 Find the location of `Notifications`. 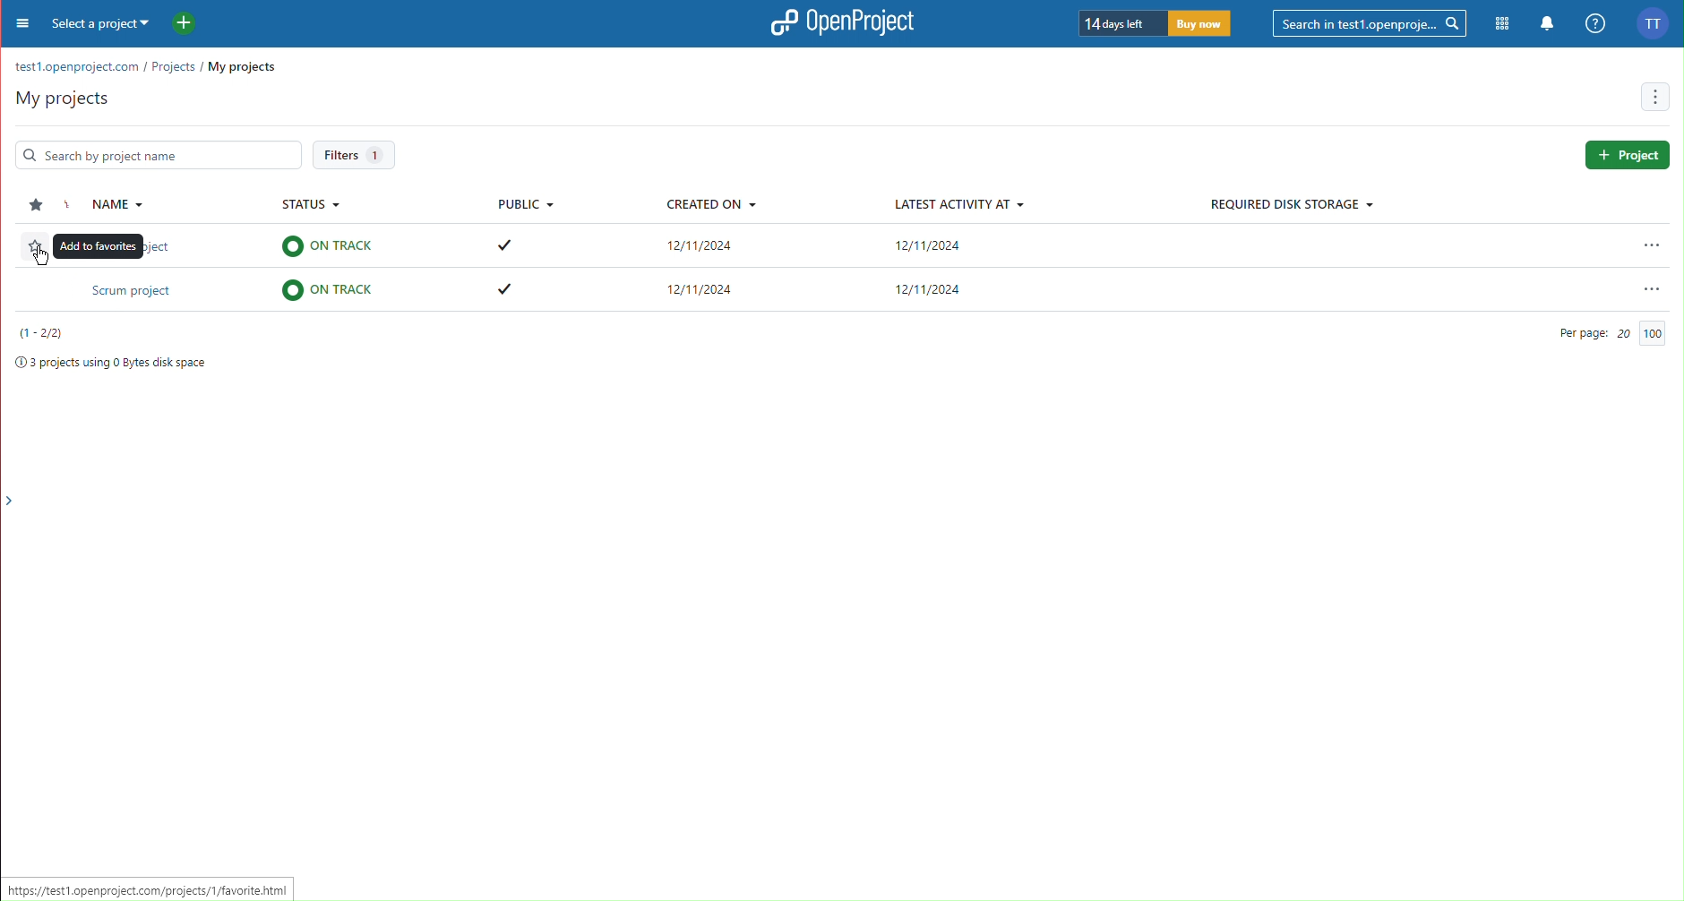

Notifications is located at coordinates (1546, 21).